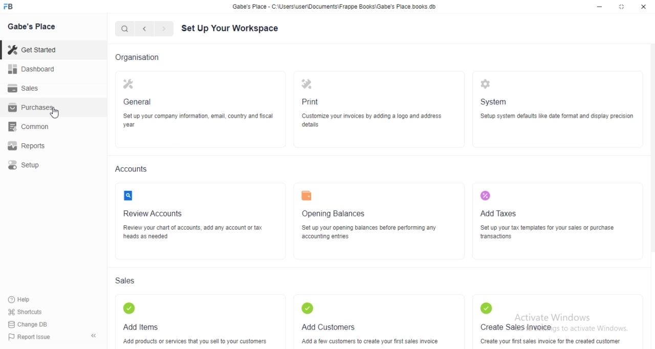 The image size is (655, 349). What do you see at coordinates (372, 113) in the screenshot?
I see `Print Customize your invoices by adding a logo and address details.` at bounding box center [372, 113].